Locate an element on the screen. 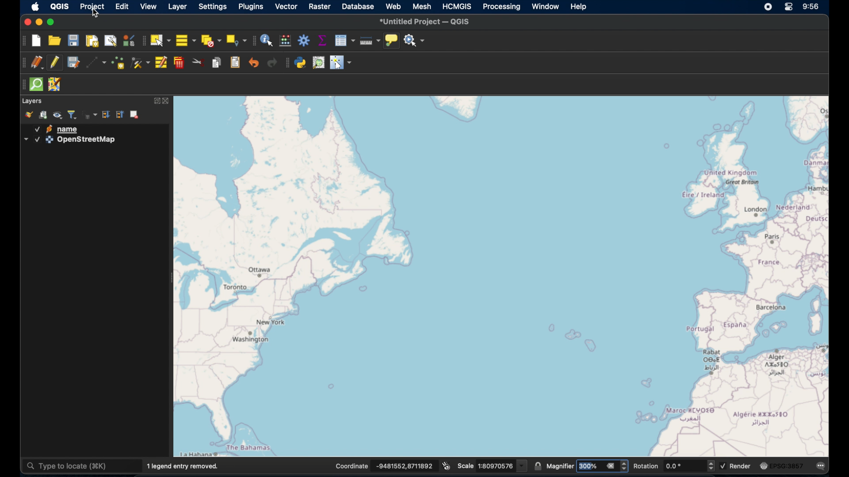 This screenshot has height=477, width=849. expand all is located at coordinates (107, 114).